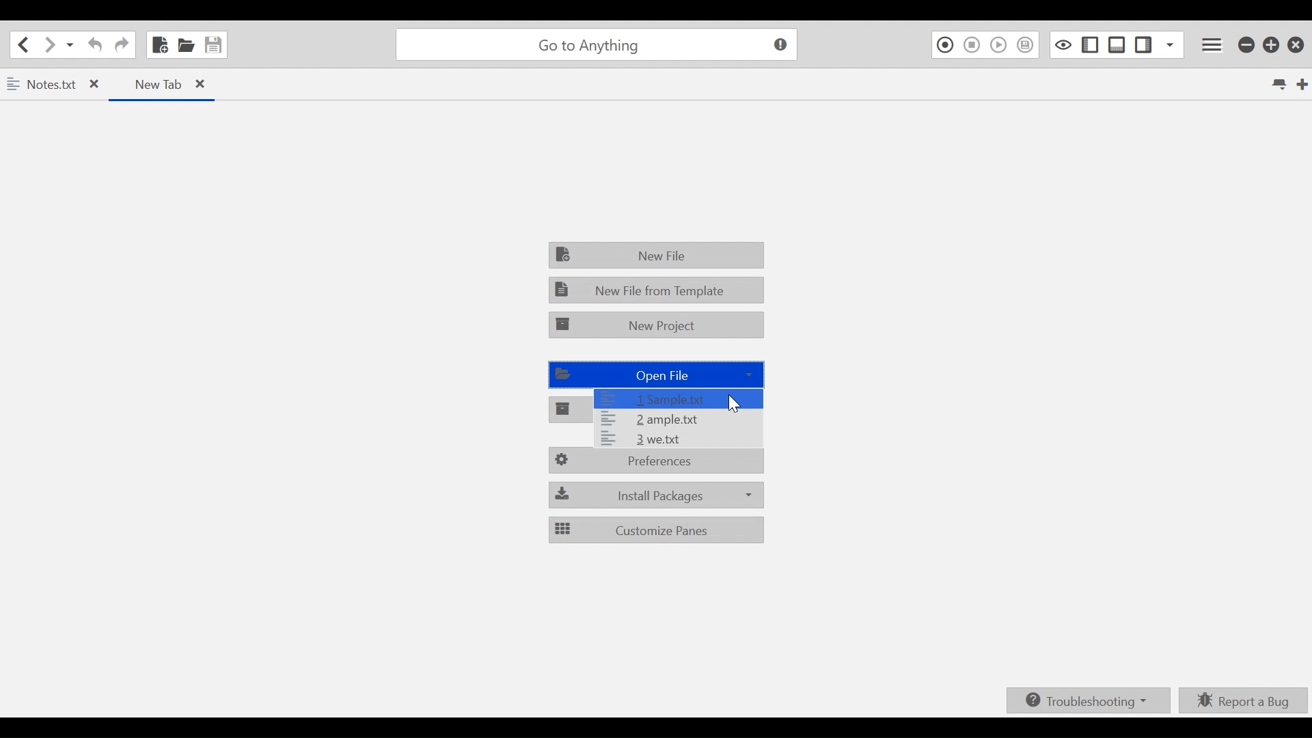 This screenshot has width=1312, height=738. What do you see at coordinates (1278, 83) in the screenshot?
I see `List all tabs` at bounding box center [1278, 83].